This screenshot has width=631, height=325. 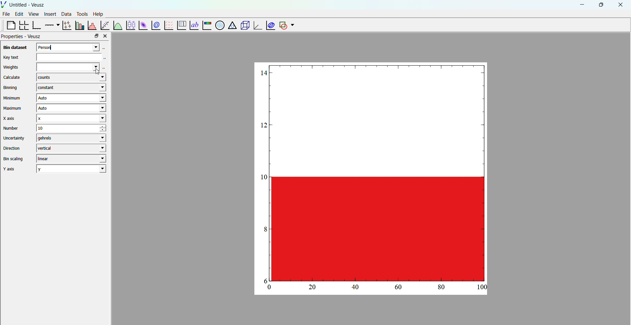 I want to click on plot a vector table, so click(x=168, y=25).